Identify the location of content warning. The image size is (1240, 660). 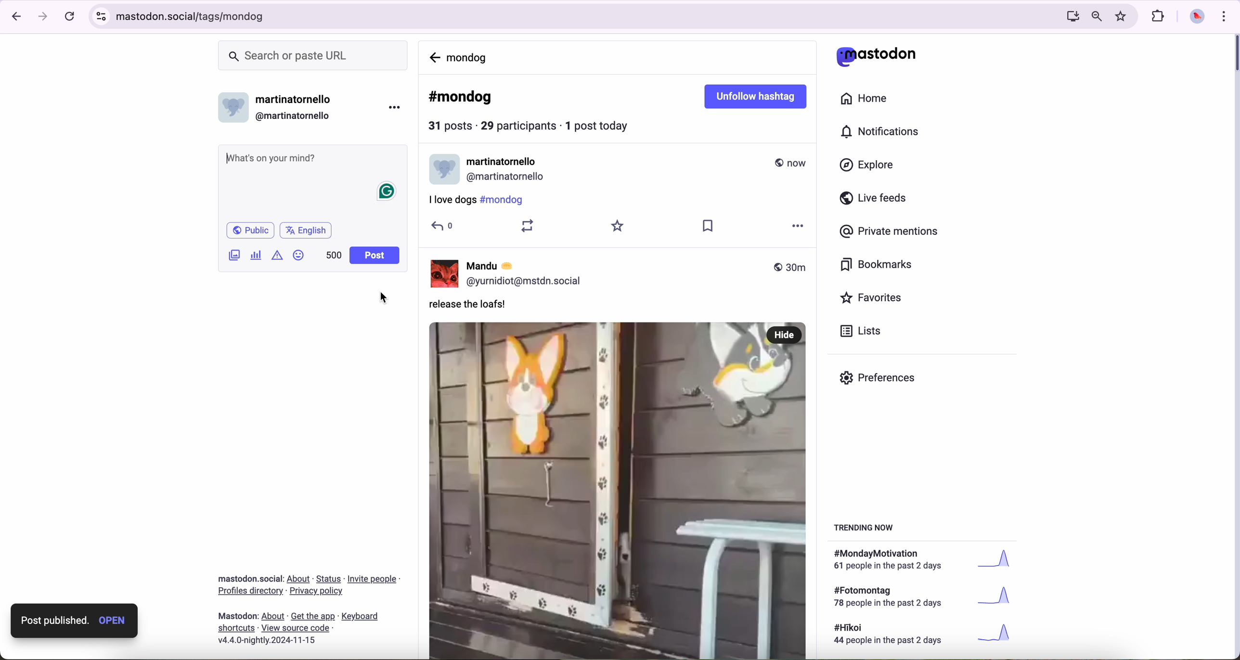
(276, 258).